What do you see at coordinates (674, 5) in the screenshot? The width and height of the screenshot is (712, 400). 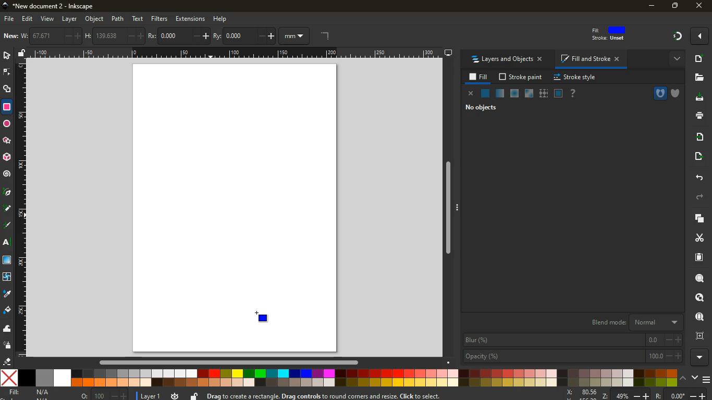 I see `maximize` at bounding box center [674, 5].